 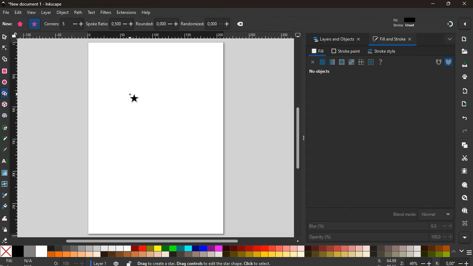 I want to click on spray, so click(x=5, y=229).